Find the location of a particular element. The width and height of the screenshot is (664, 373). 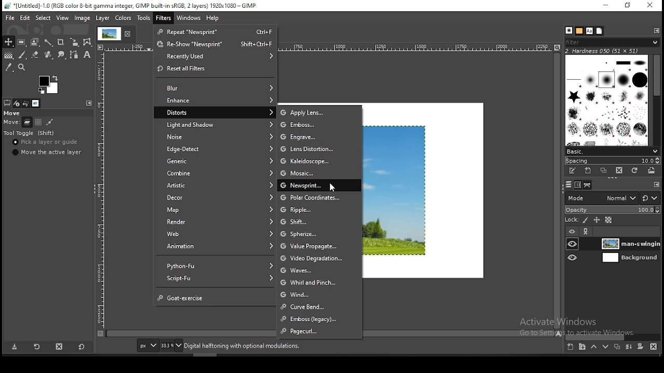

pagecurl is located at coordinates (319, 333).